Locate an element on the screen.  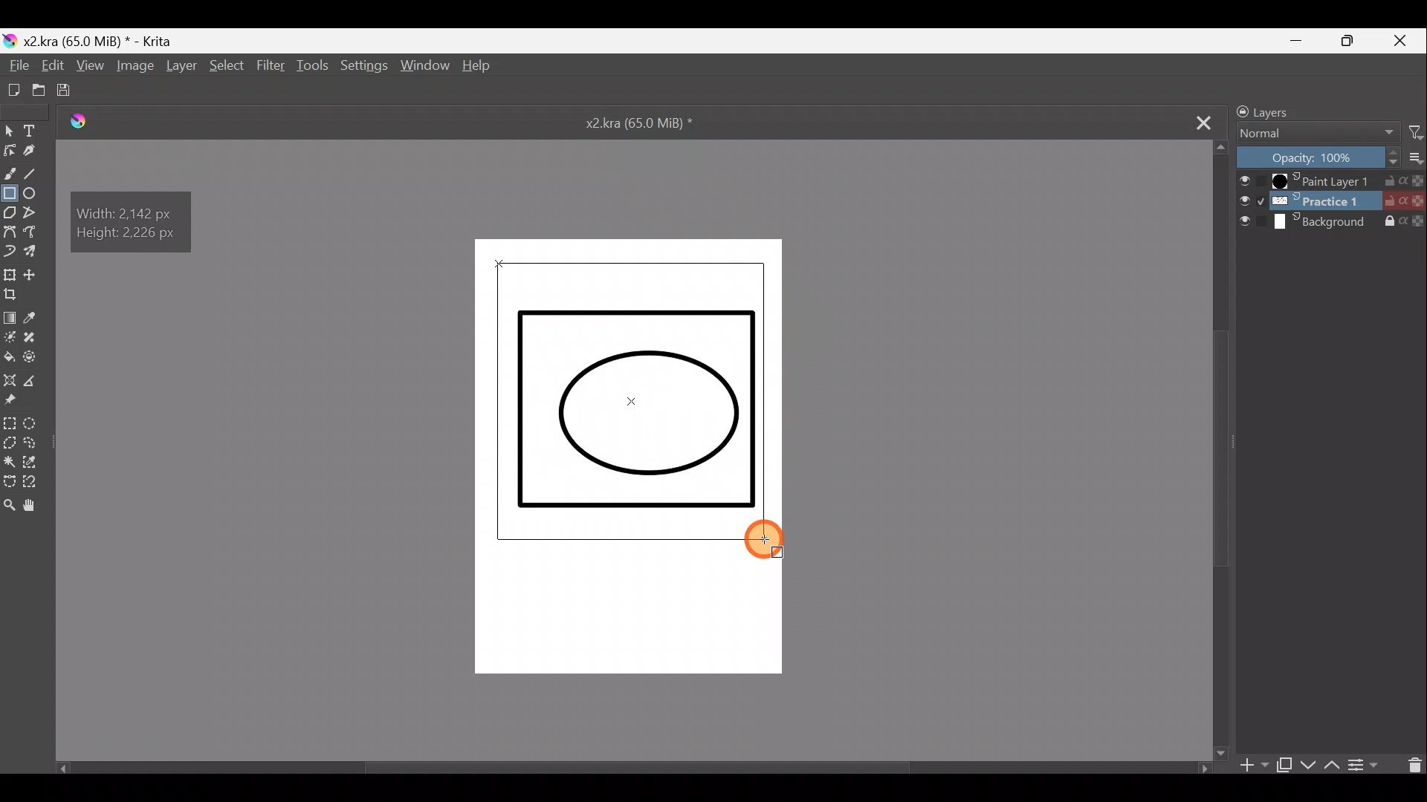
Practice 1 is located at coordinates (1332, 203).